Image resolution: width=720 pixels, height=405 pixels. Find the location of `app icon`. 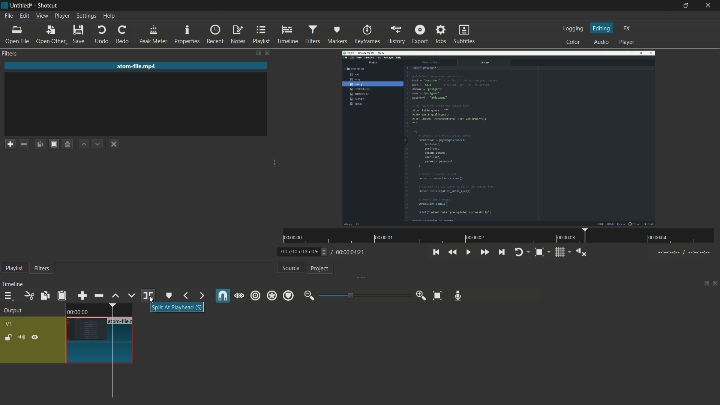

app icon is located at coordinates (5, 7).